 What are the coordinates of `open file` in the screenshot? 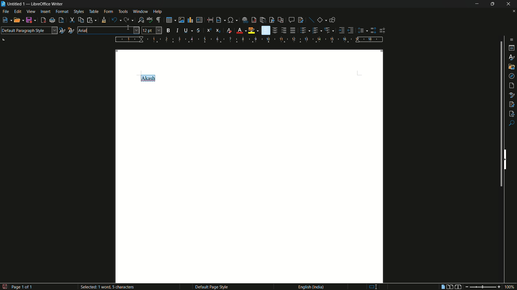 It's located at (16, 21).